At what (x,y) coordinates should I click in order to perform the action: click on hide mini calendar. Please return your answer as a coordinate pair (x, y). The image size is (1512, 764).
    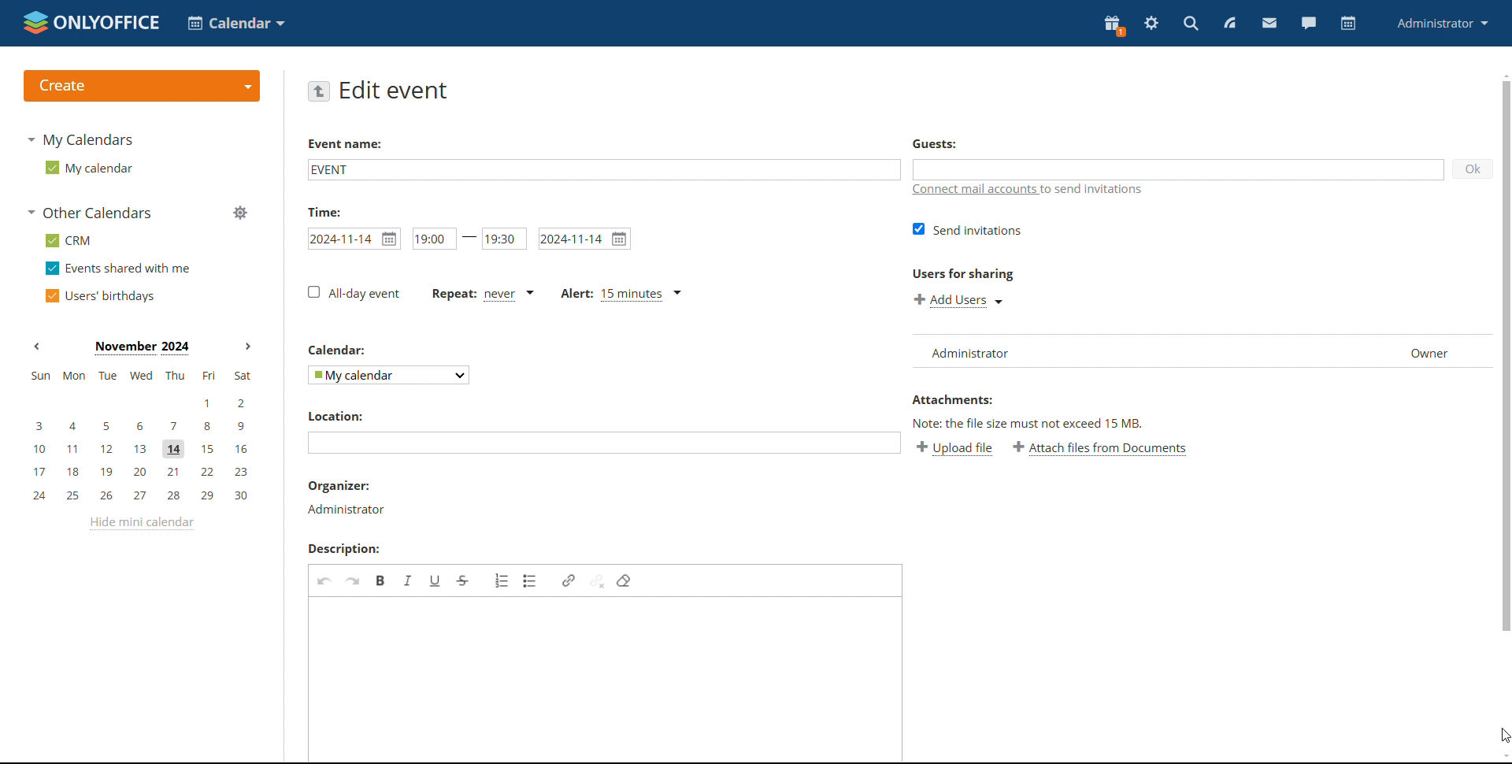
    Looking at the image, I should click on (141, 523).